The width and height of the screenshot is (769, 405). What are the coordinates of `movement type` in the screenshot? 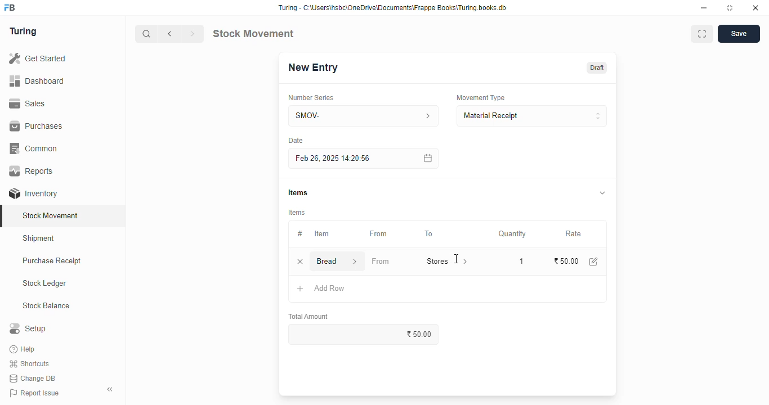 It's located at (480, 97).